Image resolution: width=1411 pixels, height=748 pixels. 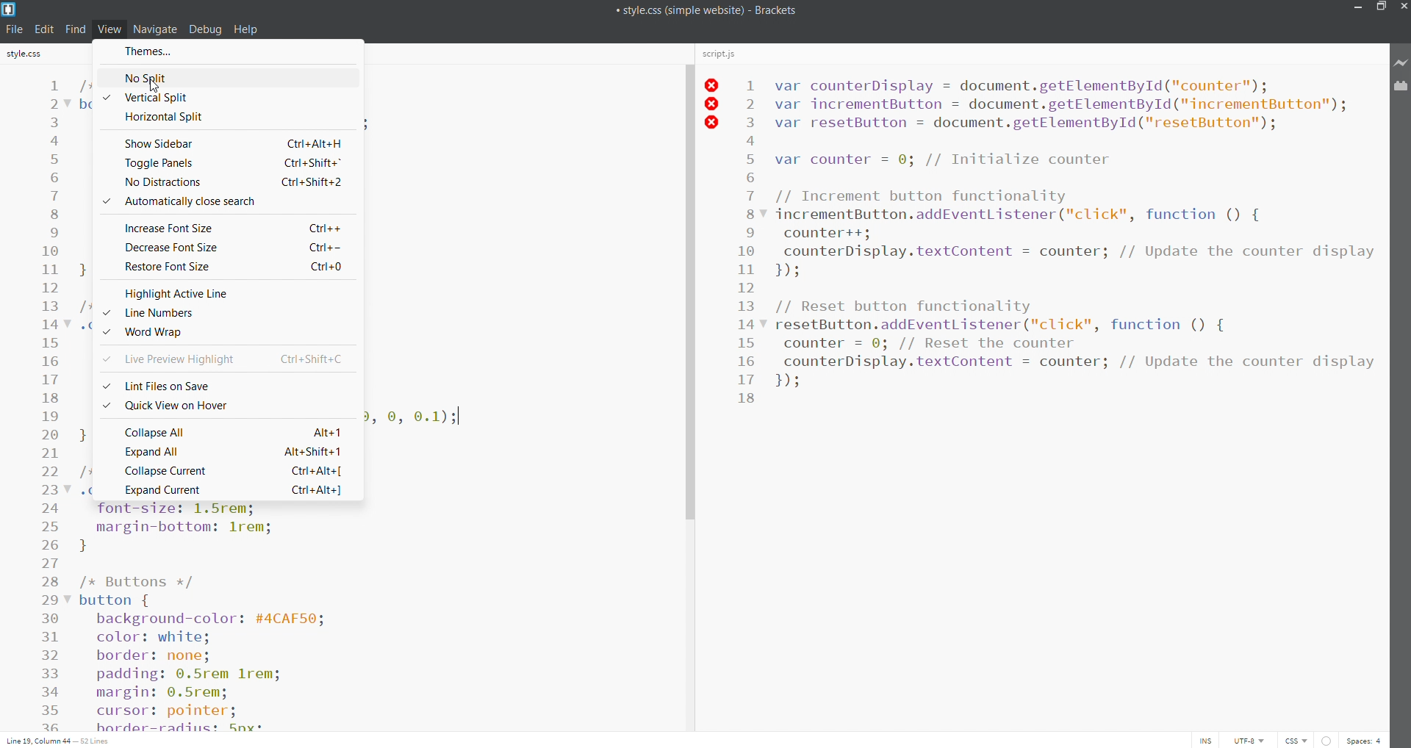 What do you see at coordinates (225, 246) in the screenshot?
I see `decrease font size` at bounding box center [225, 246].